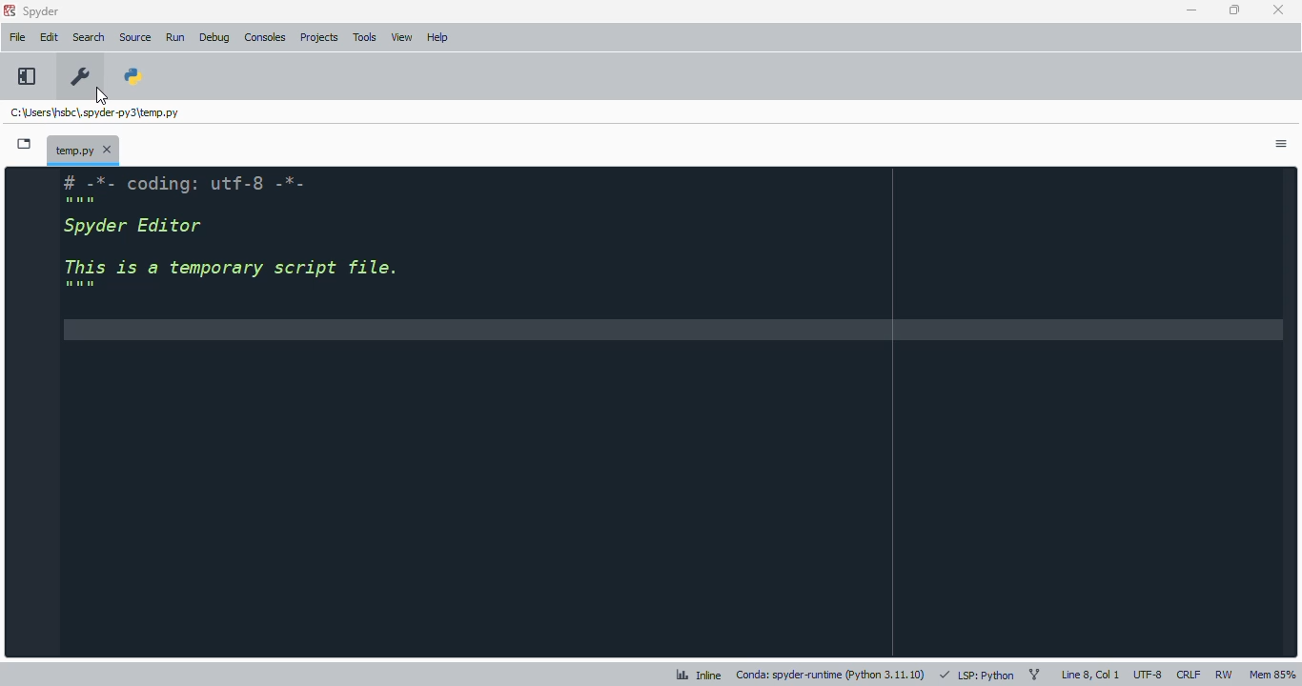 This screenshot has width=1302, height=686. Describe the element at coordinates (365, 38) in the screenshot. I see `tools` at that location.